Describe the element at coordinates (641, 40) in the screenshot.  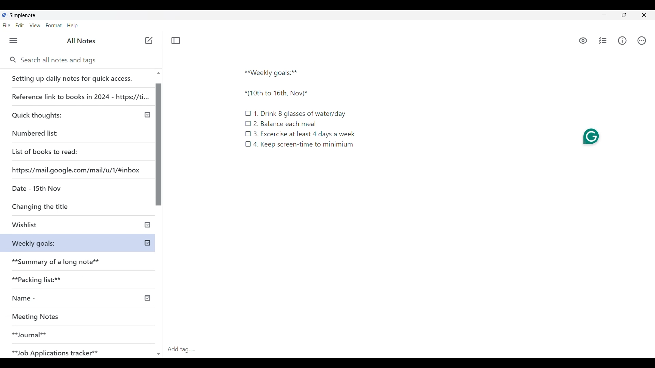
I see `Actions` at that location.